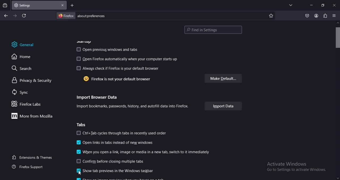 The image size is (340, 180). Describe the element at coordinates (325, 15) in the screenshot. I see `extensions` at that location.